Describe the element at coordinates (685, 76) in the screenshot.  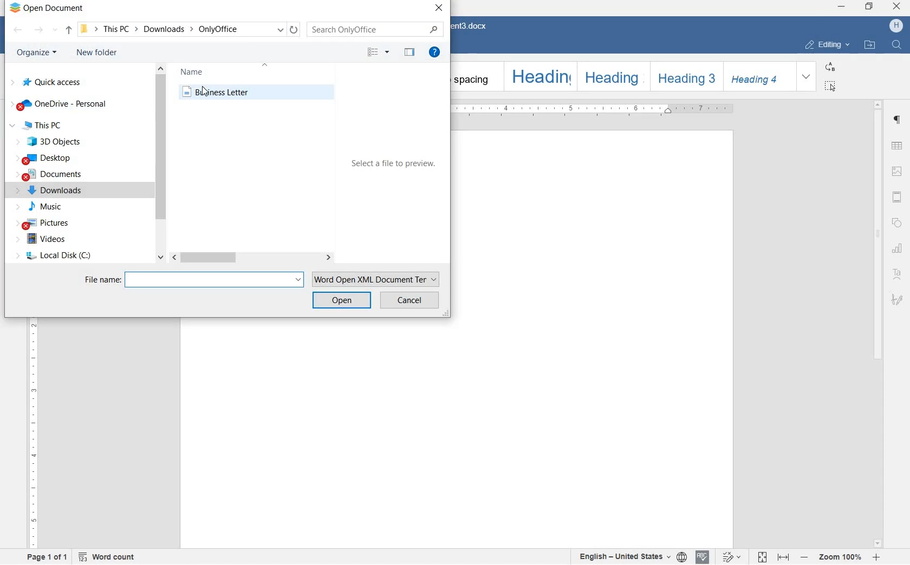
I see `heading 3` at that location.